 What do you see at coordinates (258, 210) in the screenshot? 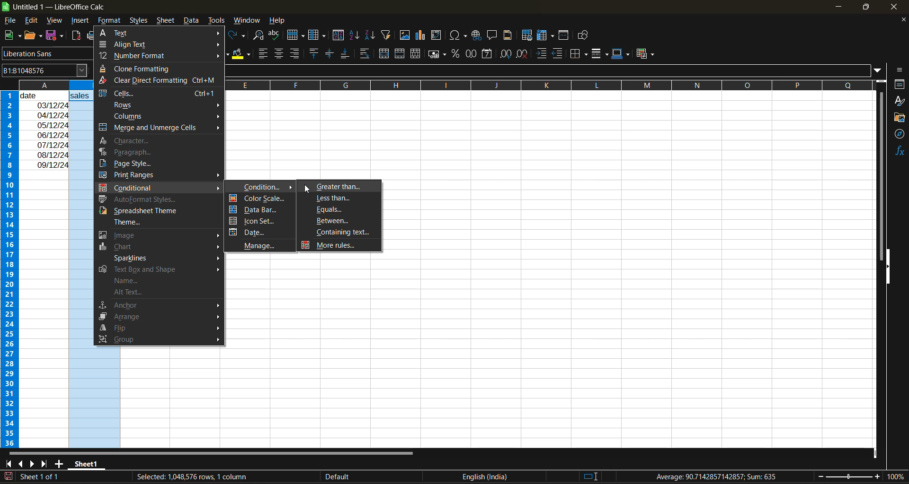
I see `data bar` at bounding box center [258, 210].